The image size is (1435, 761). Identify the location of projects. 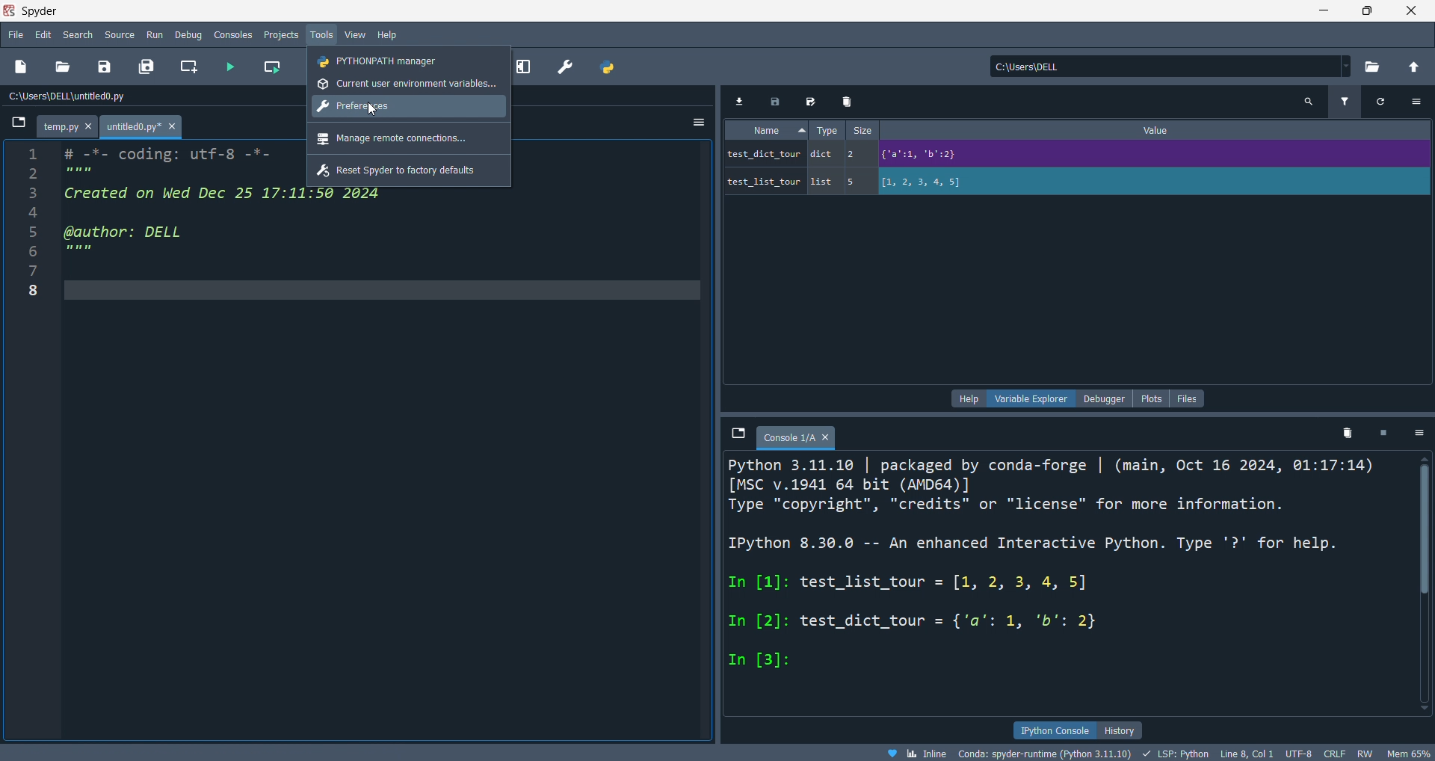
(281, 34).